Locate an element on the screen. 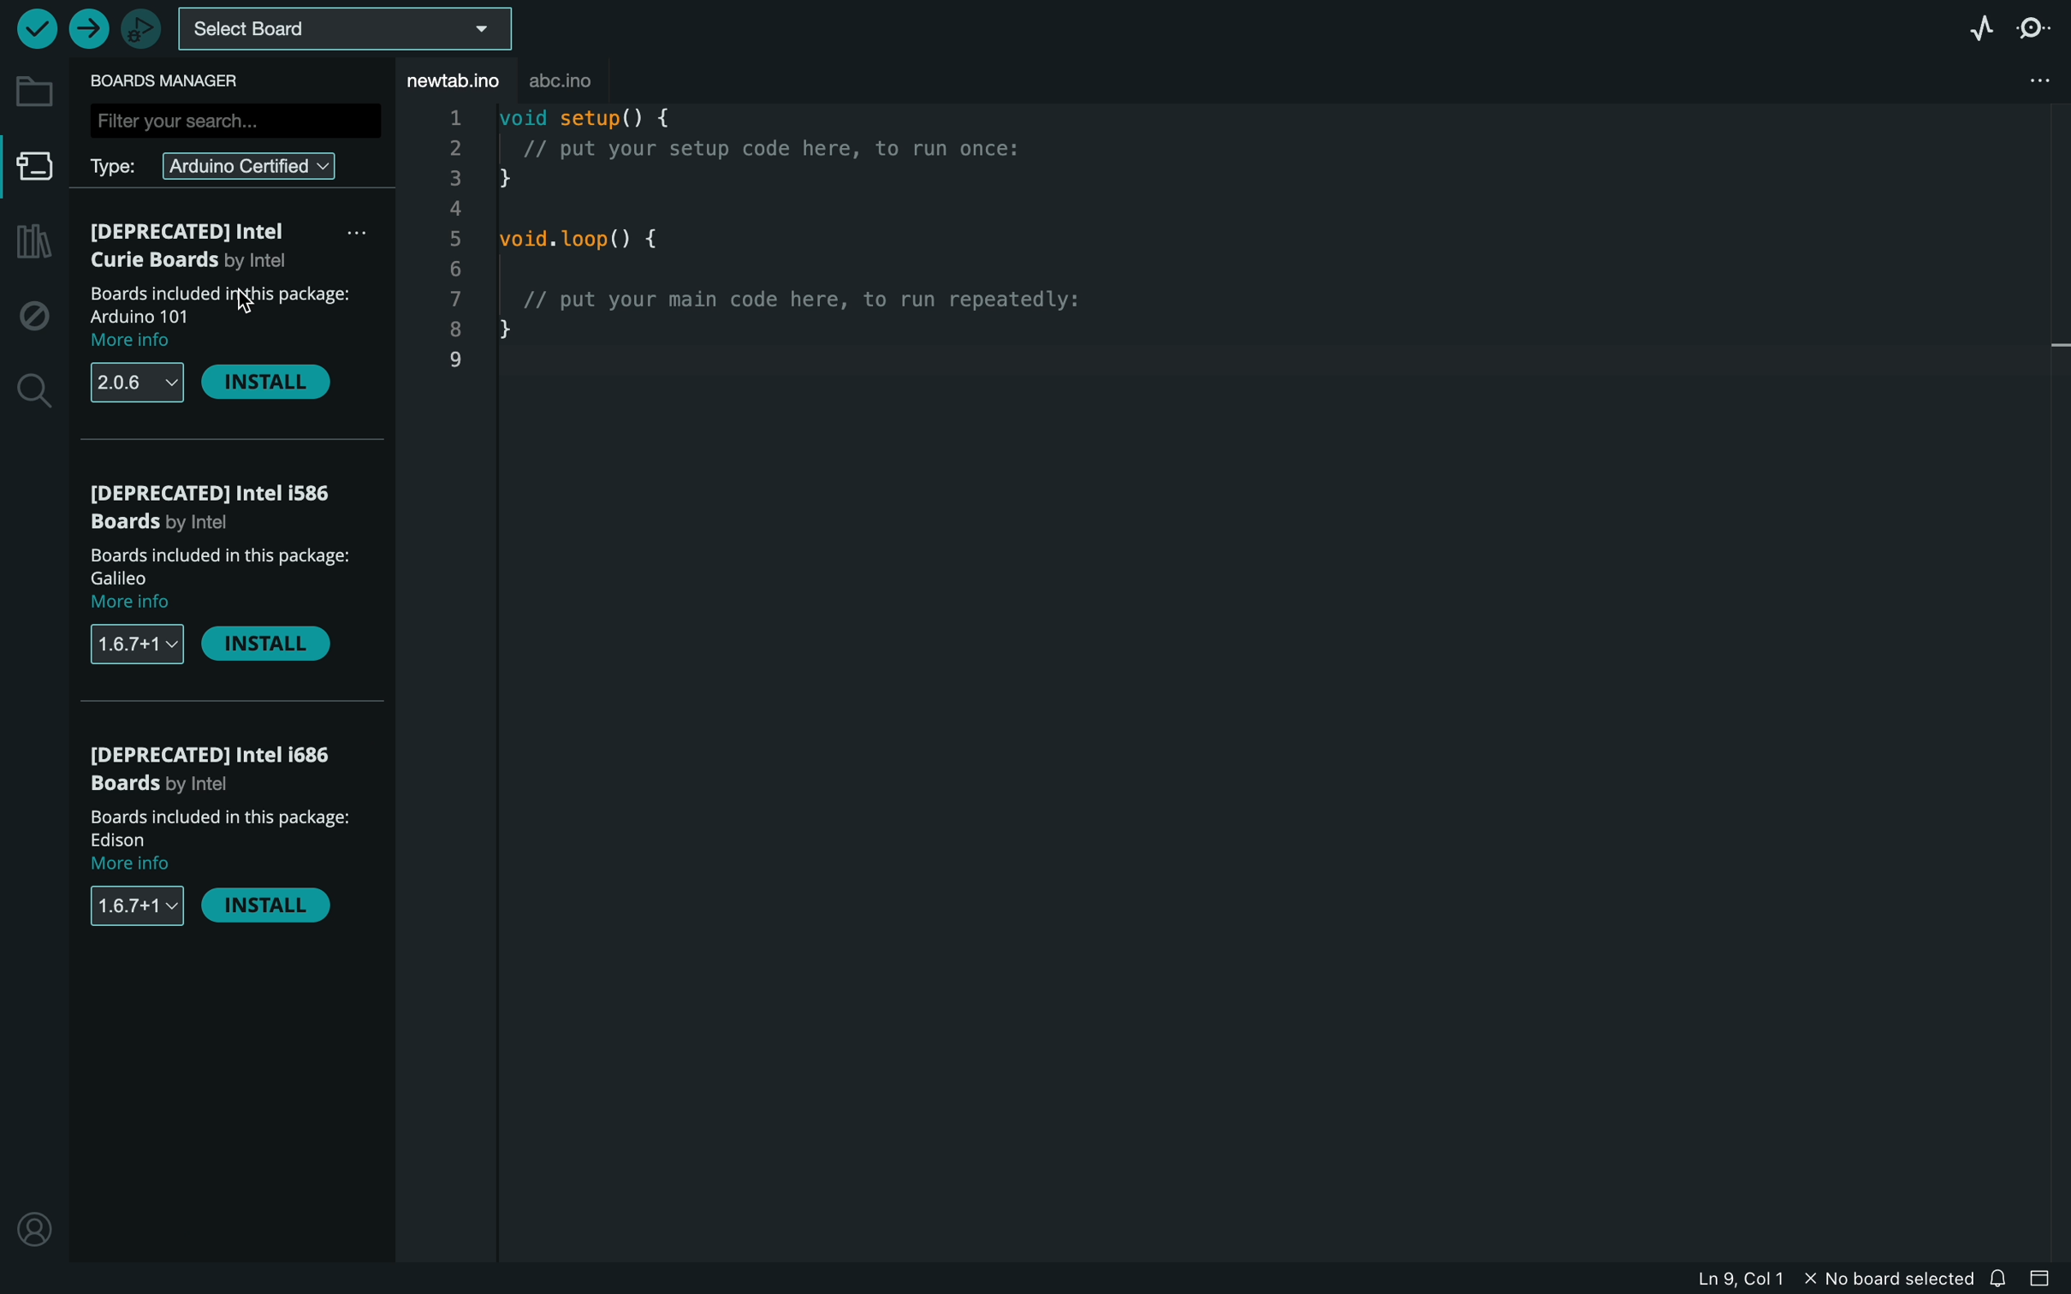 The height and width of the screenshot is (1294, 2071). cursor is located at coordinates (231, 306).